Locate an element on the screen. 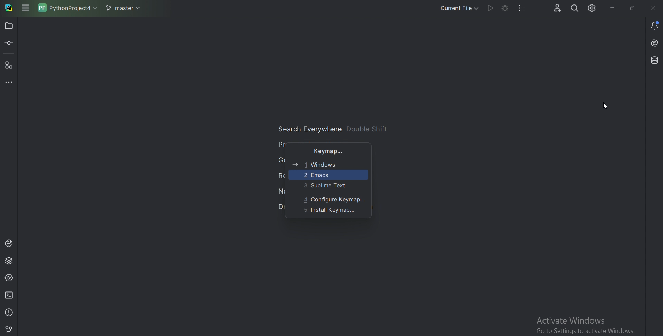 This screenshot has width=663, height=336. Cross sign is located at coordinates (654, 8).